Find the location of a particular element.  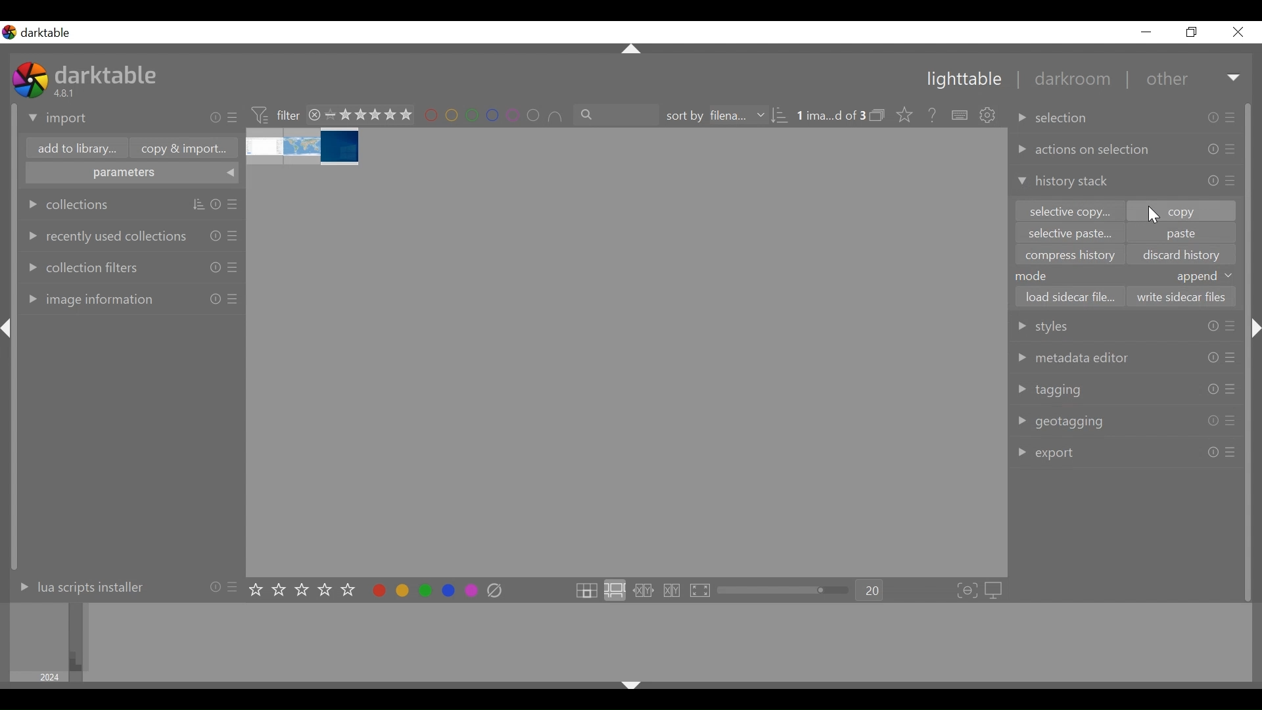

filter by color label is located at coordinates (494, 116).